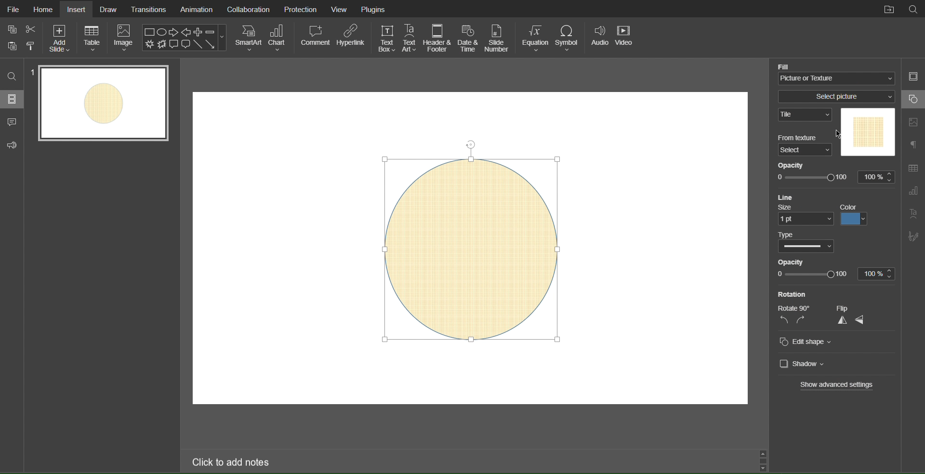  What do you see at coordinates (281, 39) in the screenshot?
I see `Chart` at bounding box center [281, 39].